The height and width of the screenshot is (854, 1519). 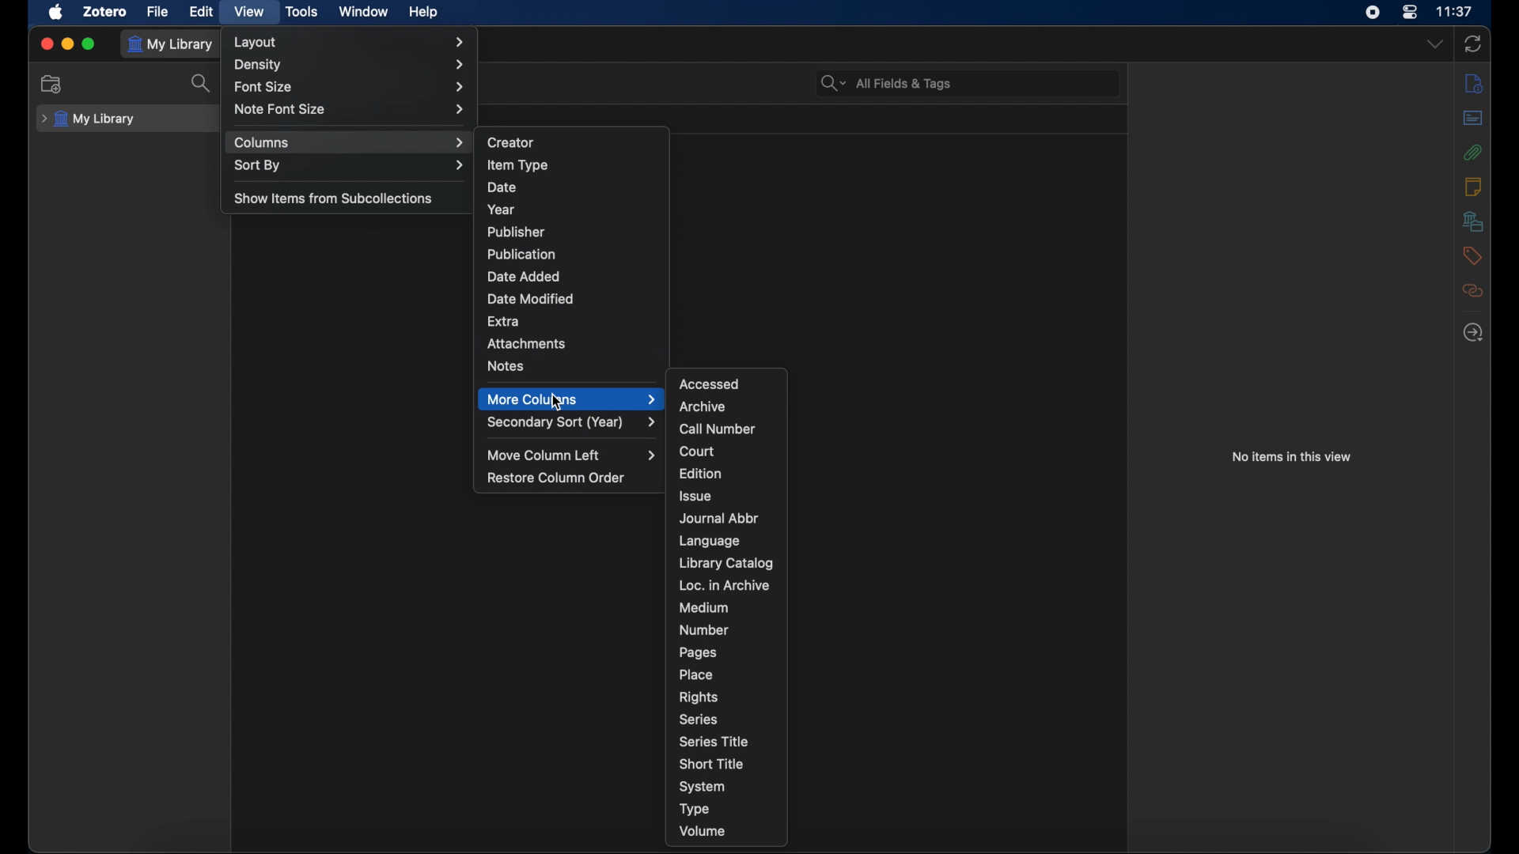 What do you see at coordinates (557, 403) in the screenshot?
I see `cursor` at bounding box center [557, 403].